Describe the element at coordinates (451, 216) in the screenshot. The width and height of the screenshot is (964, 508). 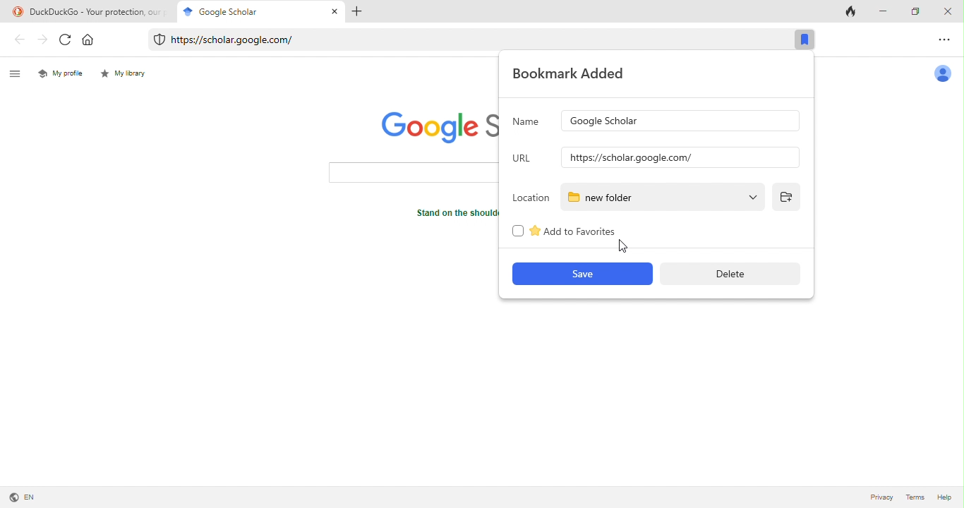
I see `text` at that location.